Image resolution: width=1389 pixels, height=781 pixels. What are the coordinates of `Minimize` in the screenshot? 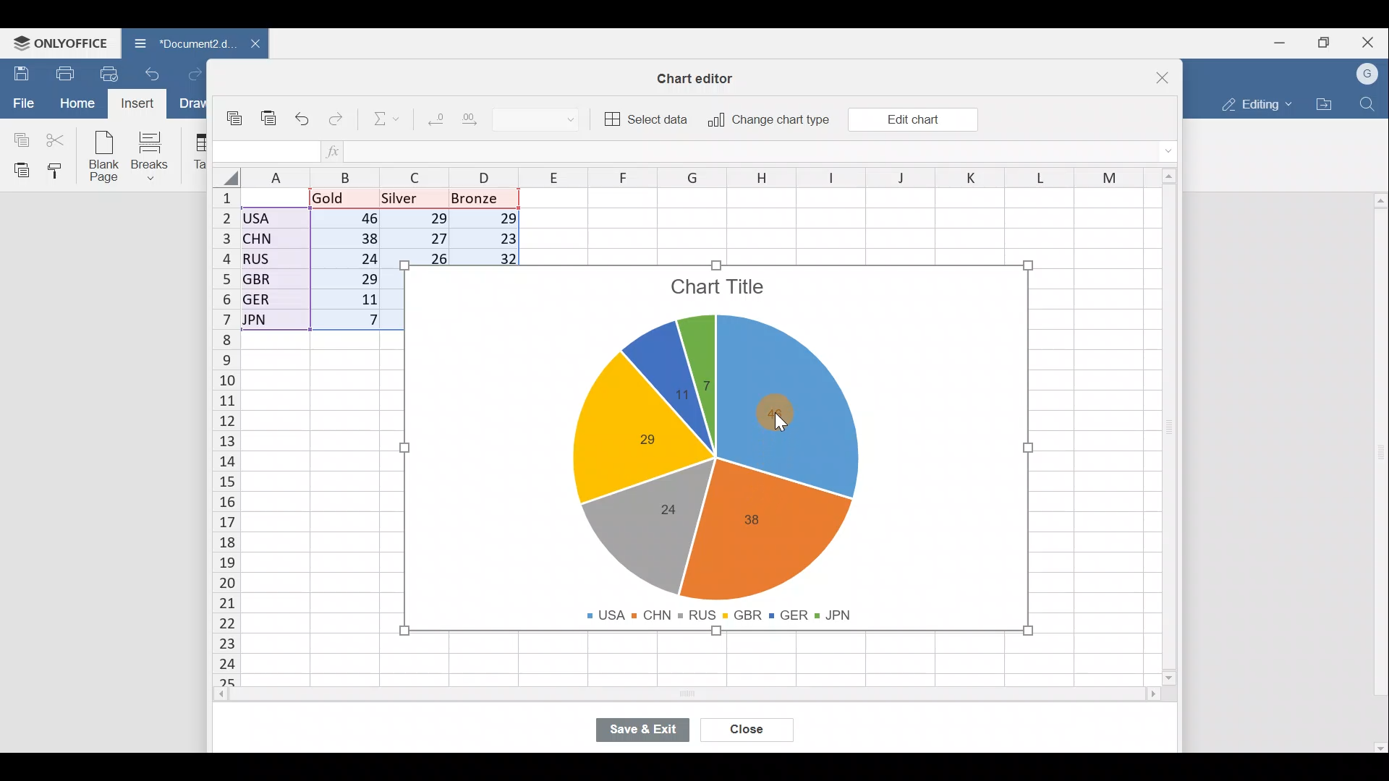 It's located at (1285, 41).